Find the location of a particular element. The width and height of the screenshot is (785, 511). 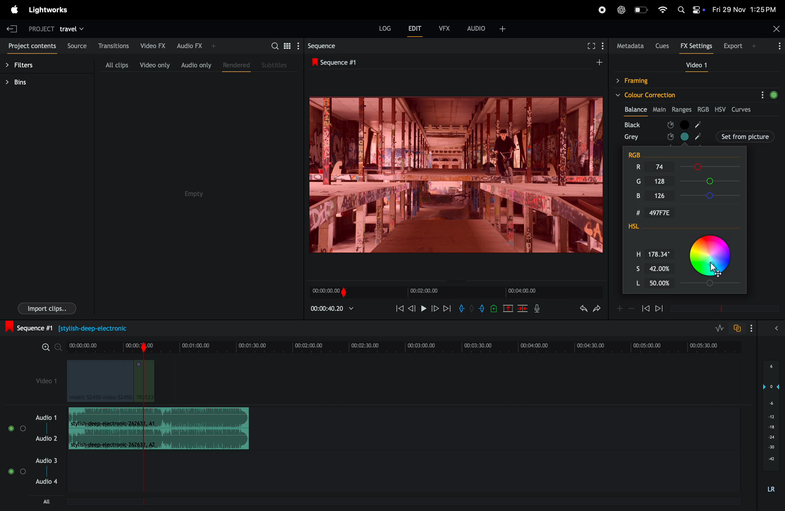

recorder is located at coordinates (601, 11).